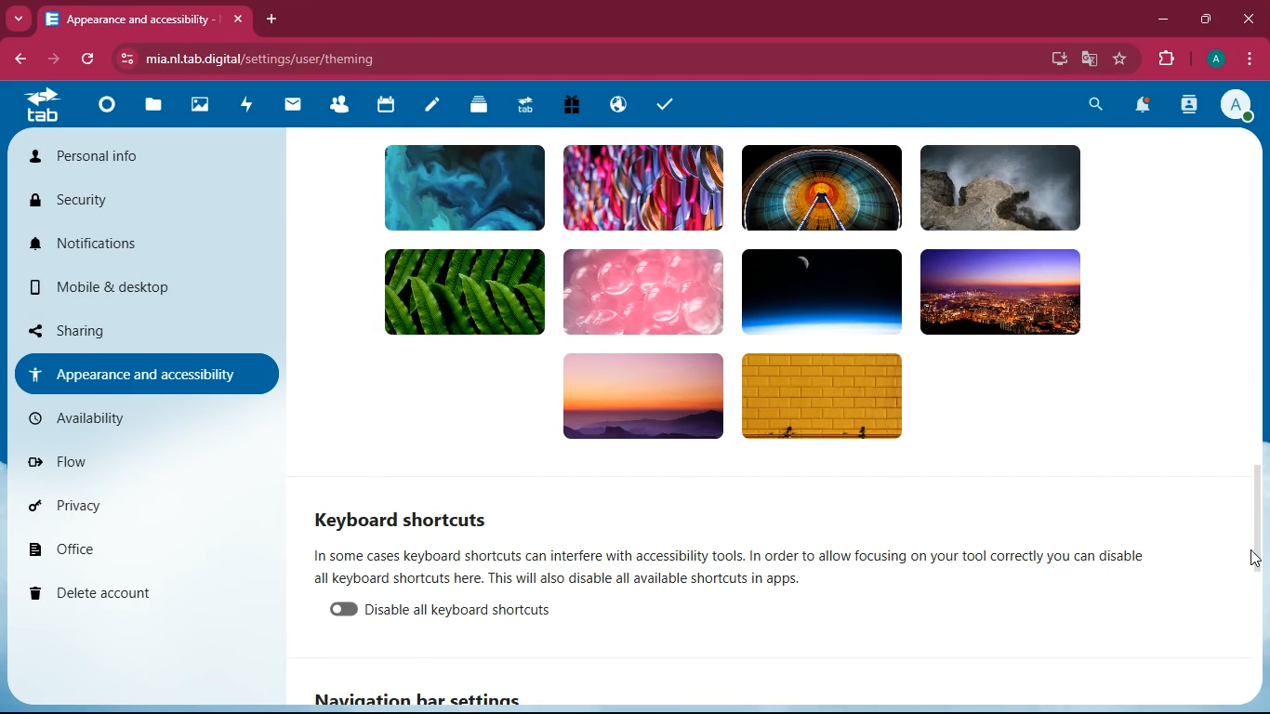  Describe the element at coordinates (573, 104) in the screenshot. I see `gift` at that location.